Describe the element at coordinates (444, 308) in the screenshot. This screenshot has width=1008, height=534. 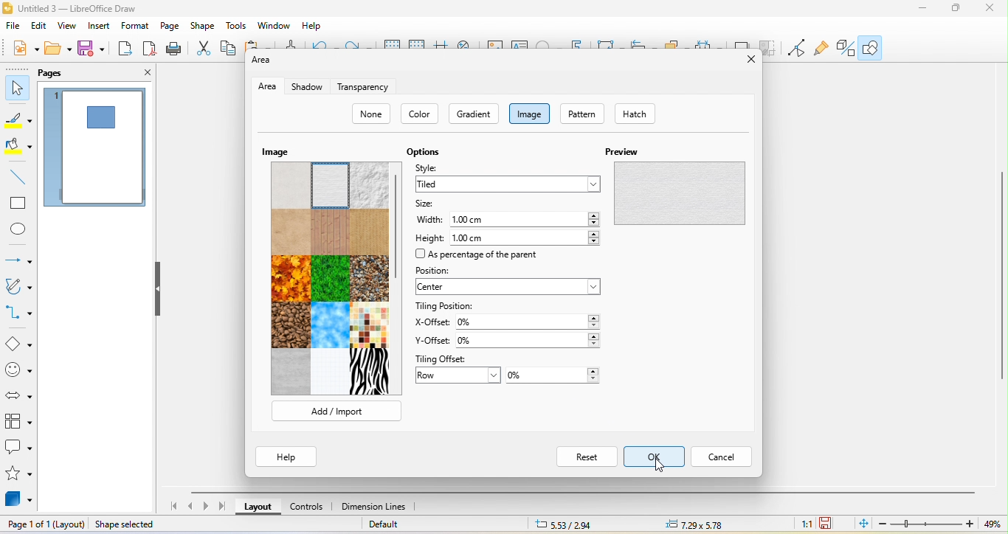
I see `tilling position` at that location.